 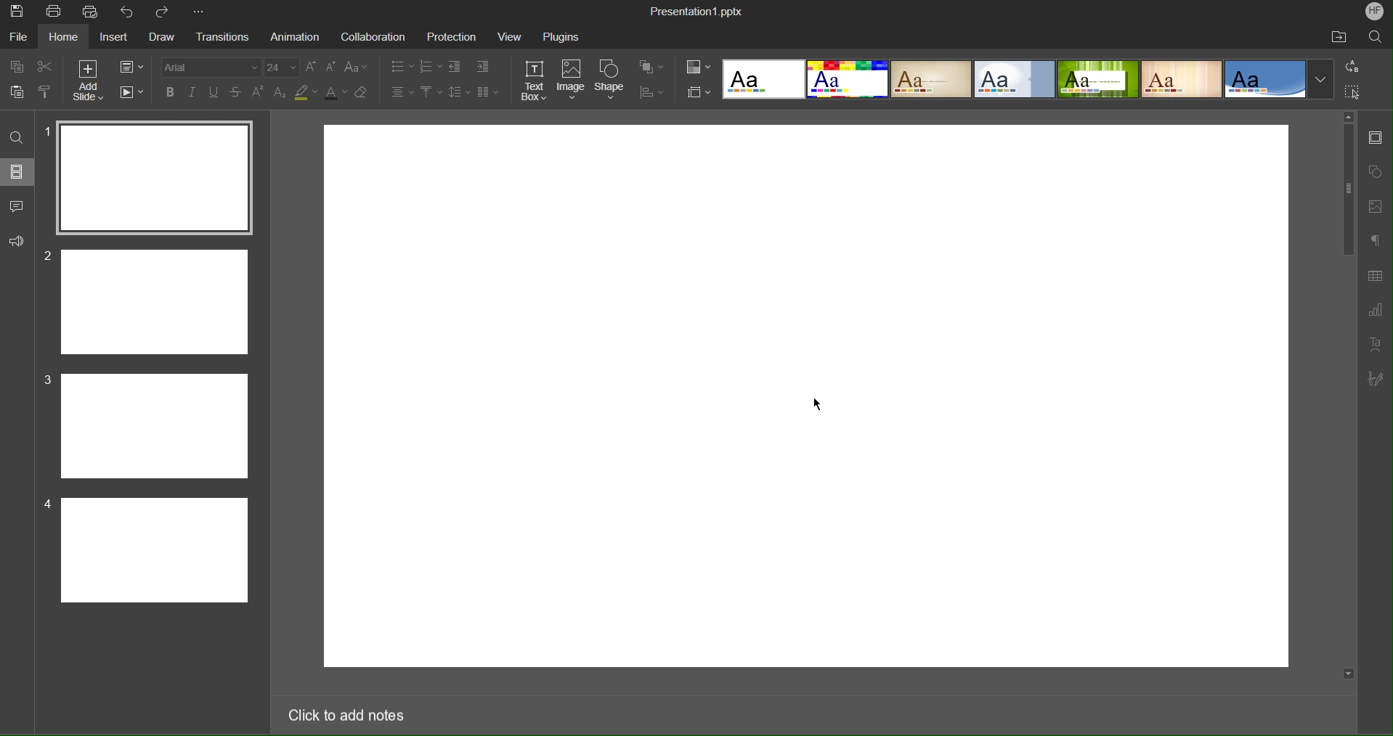 What do you see at coordinates (1347, 674) in the screenshot?
I see `scroll down` at bounding box center [1347, 674].